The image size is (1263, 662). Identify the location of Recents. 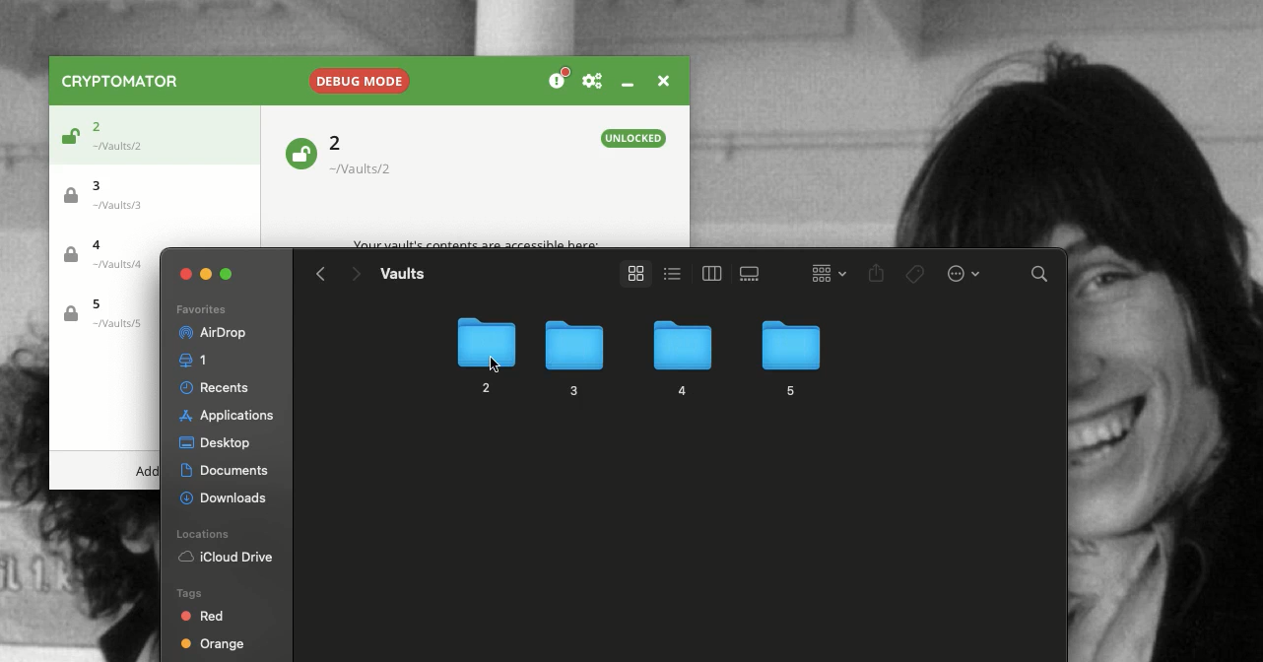
(218, 387).